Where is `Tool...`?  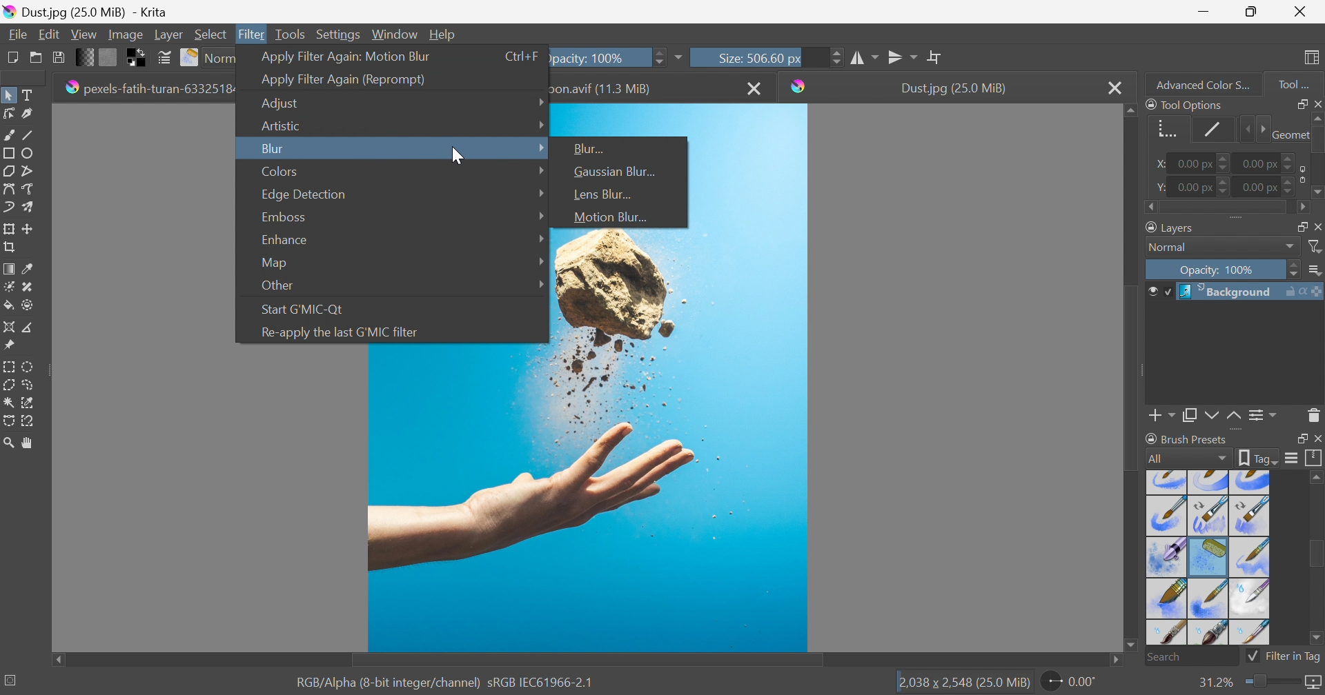 Tool... is located at coordinates (1301, 81).